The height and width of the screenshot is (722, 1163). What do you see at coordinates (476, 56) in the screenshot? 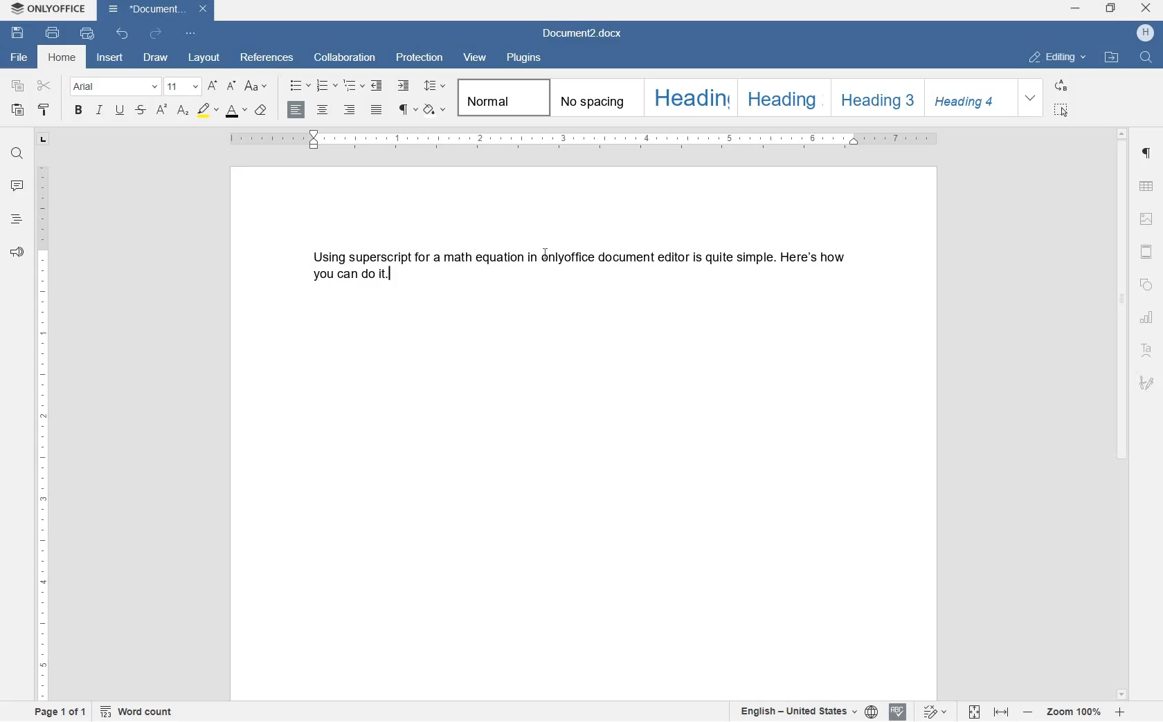
I see `view` at bounding box center [476, 56].